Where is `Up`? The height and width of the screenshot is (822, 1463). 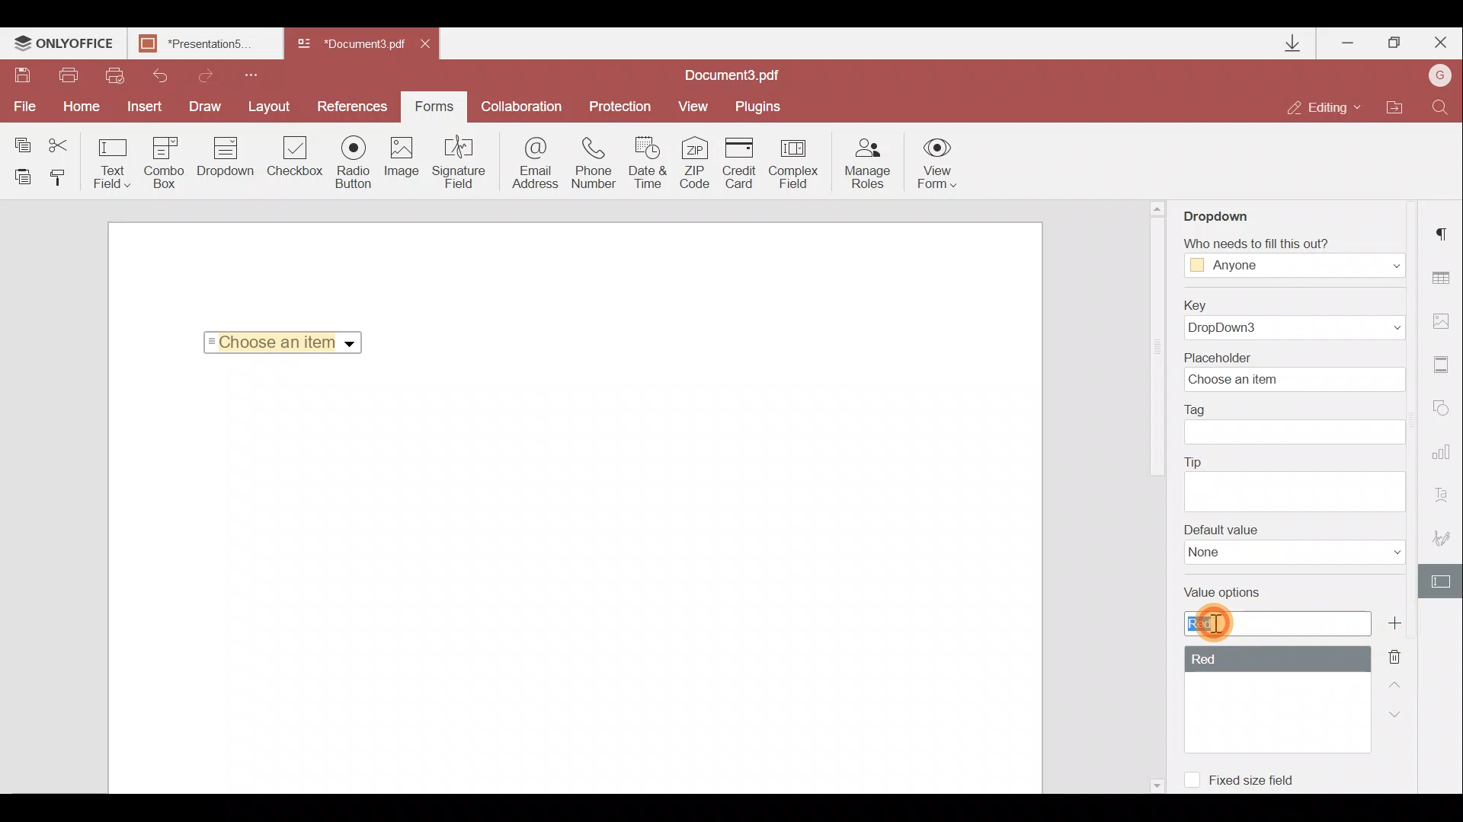 Up is located at coordinates (1397, 682).